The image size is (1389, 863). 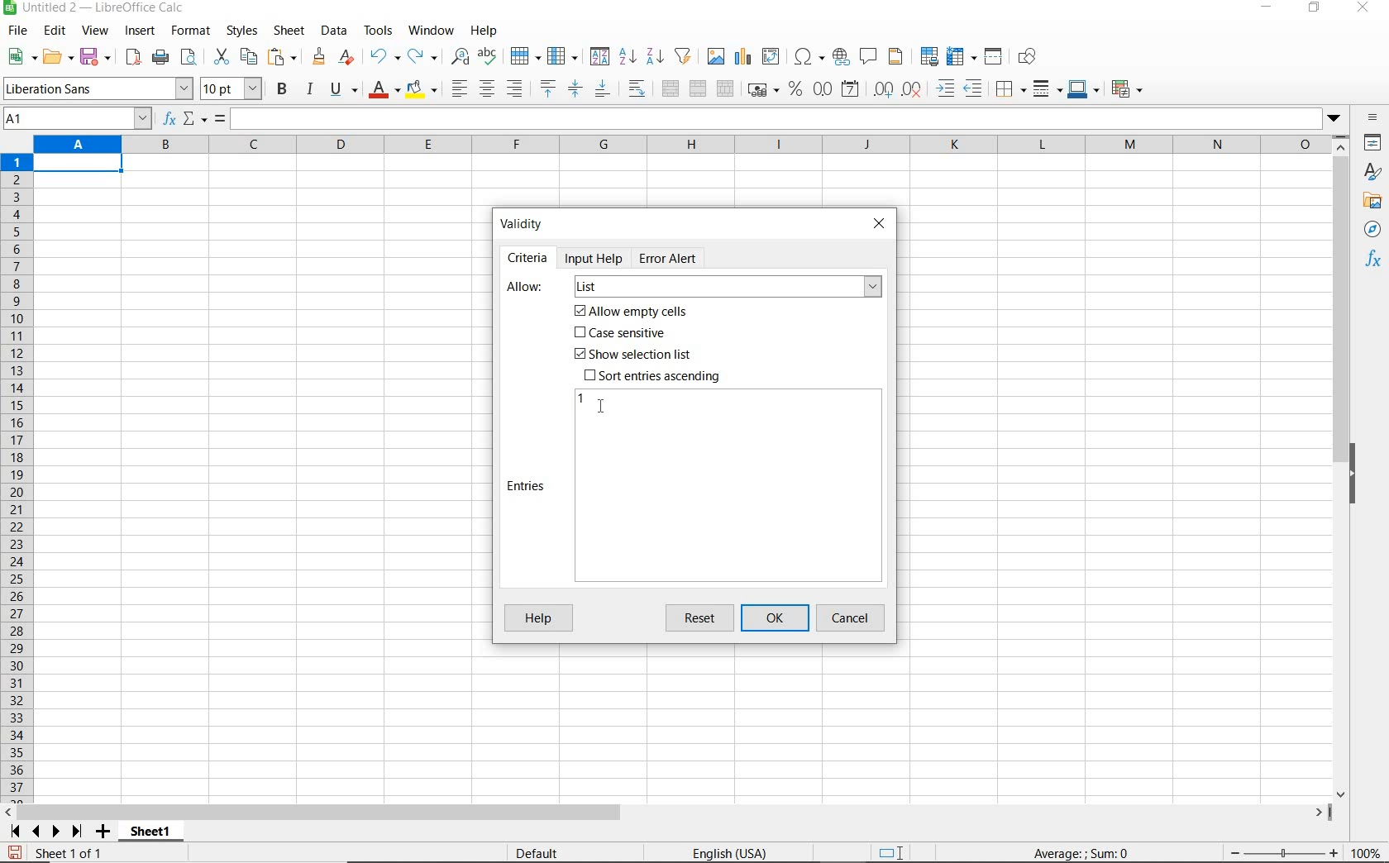 I want to click on expand formula bar/input line, so click(x=772, y=120).